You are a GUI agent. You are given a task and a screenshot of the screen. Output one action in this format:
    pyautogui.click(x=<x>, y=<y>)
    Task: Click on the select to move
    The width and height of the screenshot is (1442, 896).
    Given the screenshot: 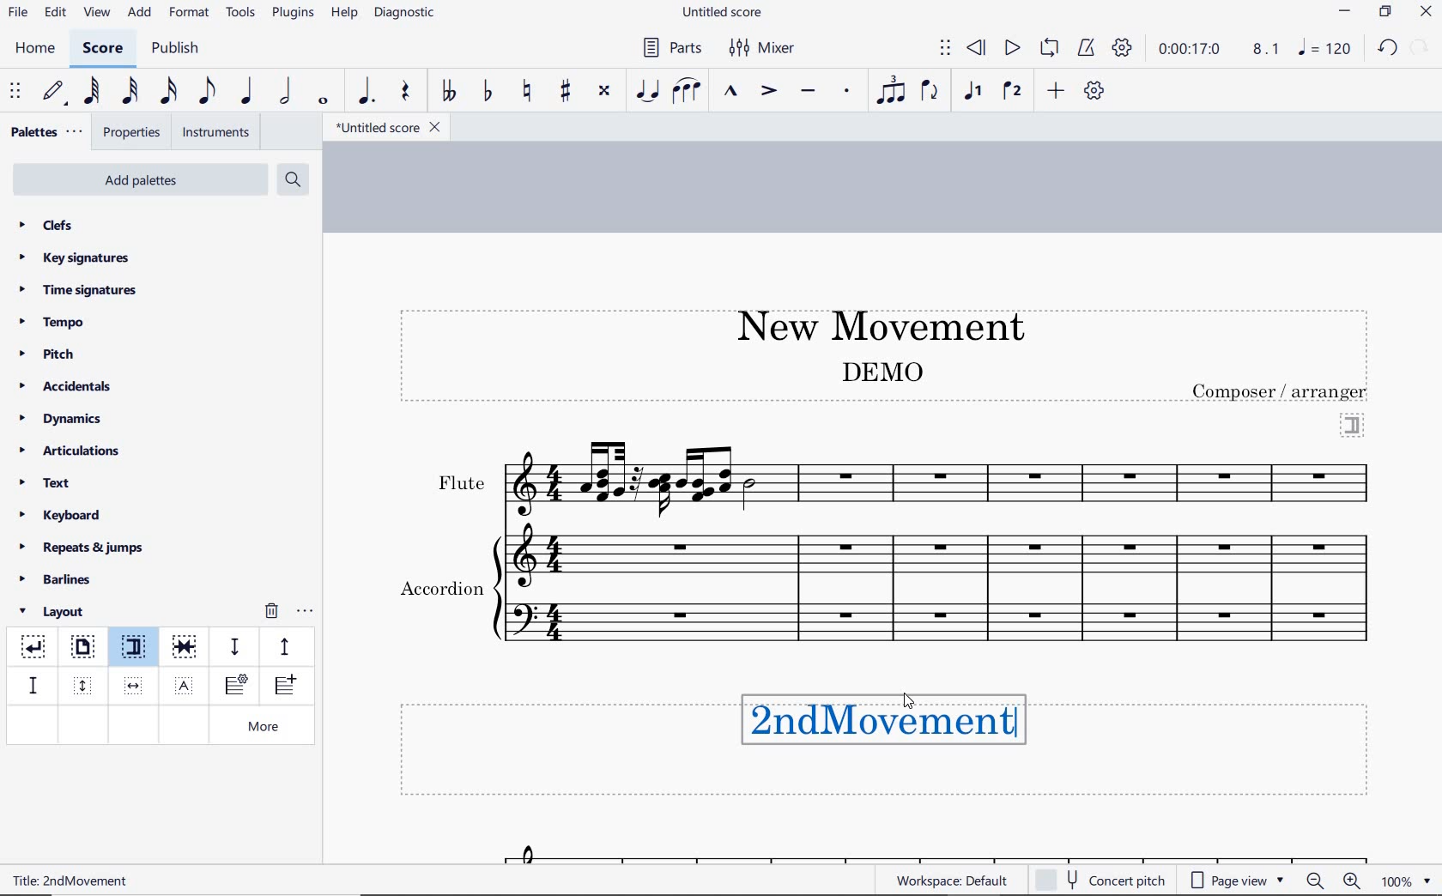 What is the action you would take?
    pyautogui.click(x=945, y=49)
    